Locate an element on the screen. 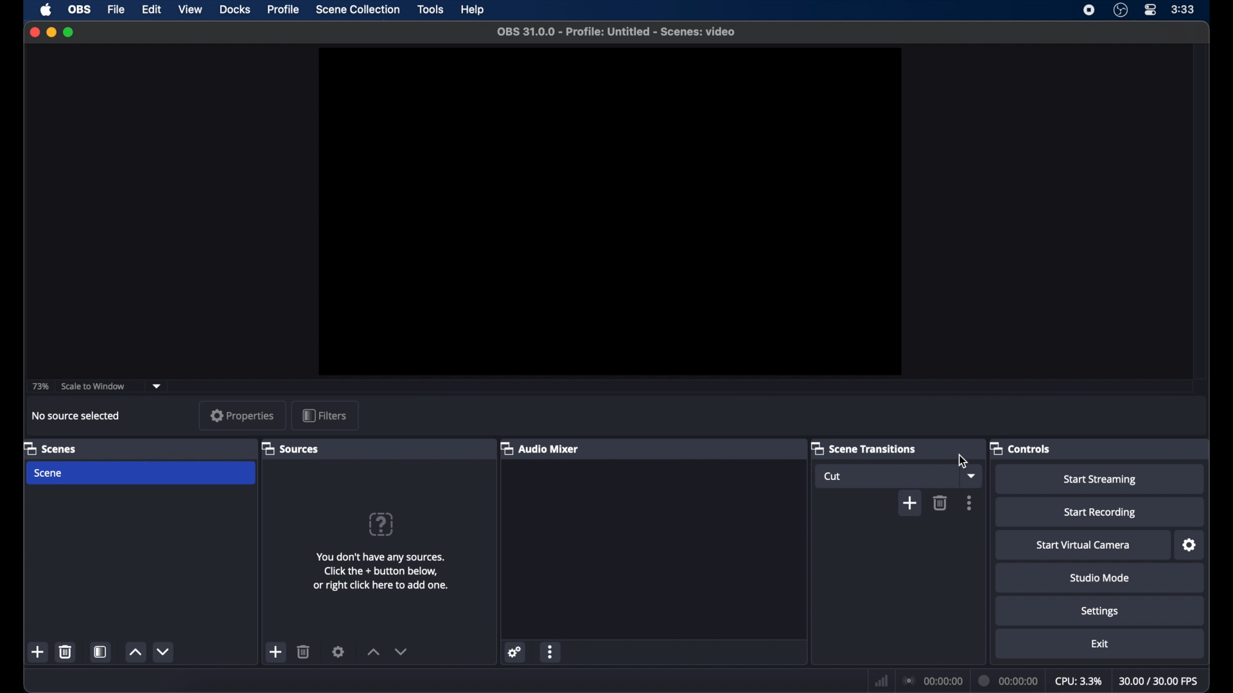 The height and width of the screenshot is (693, 1233). profile is located at coordinates (284, 9).